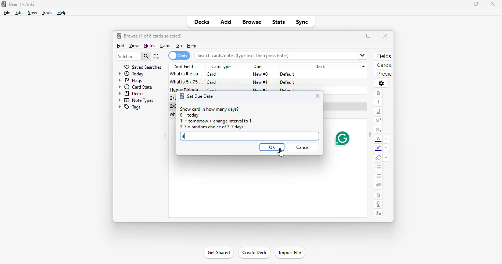 This screenshot has width=502, height=264. What do you see at coordinates (157, 56) in the screenshot?
I see `select` at bounding box center [157, 56].